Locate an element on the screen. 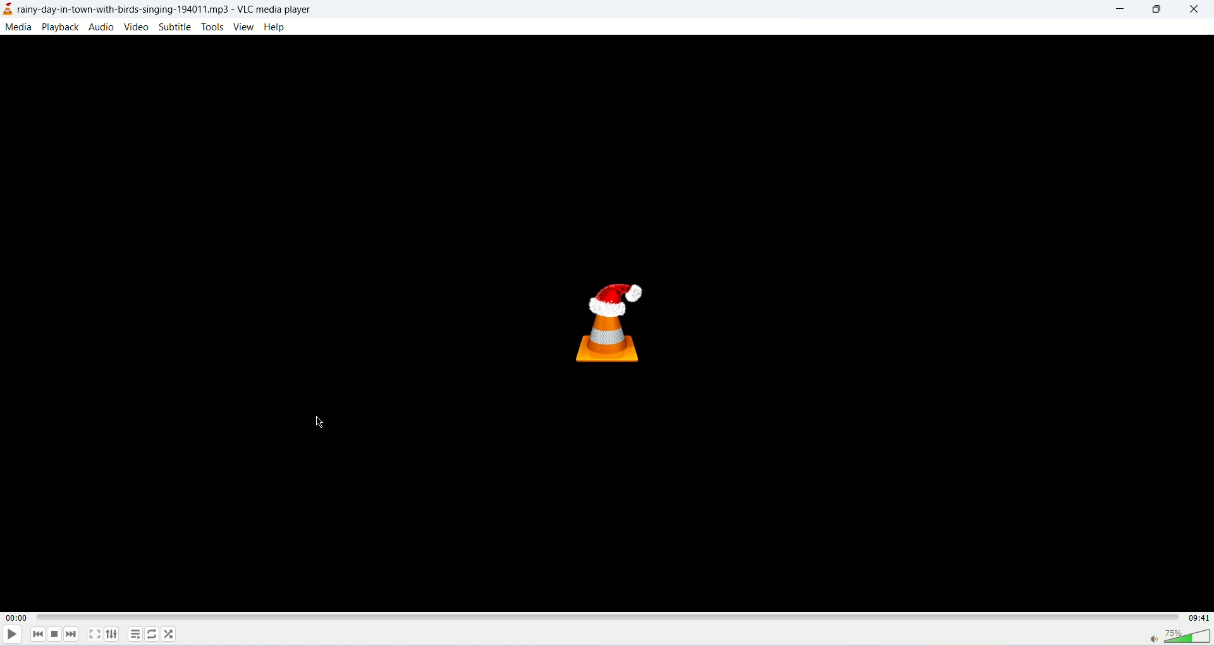 Image resolution: width=1214 pixels, height=646 pixels. play/pause is located at coordinates (12, 637).